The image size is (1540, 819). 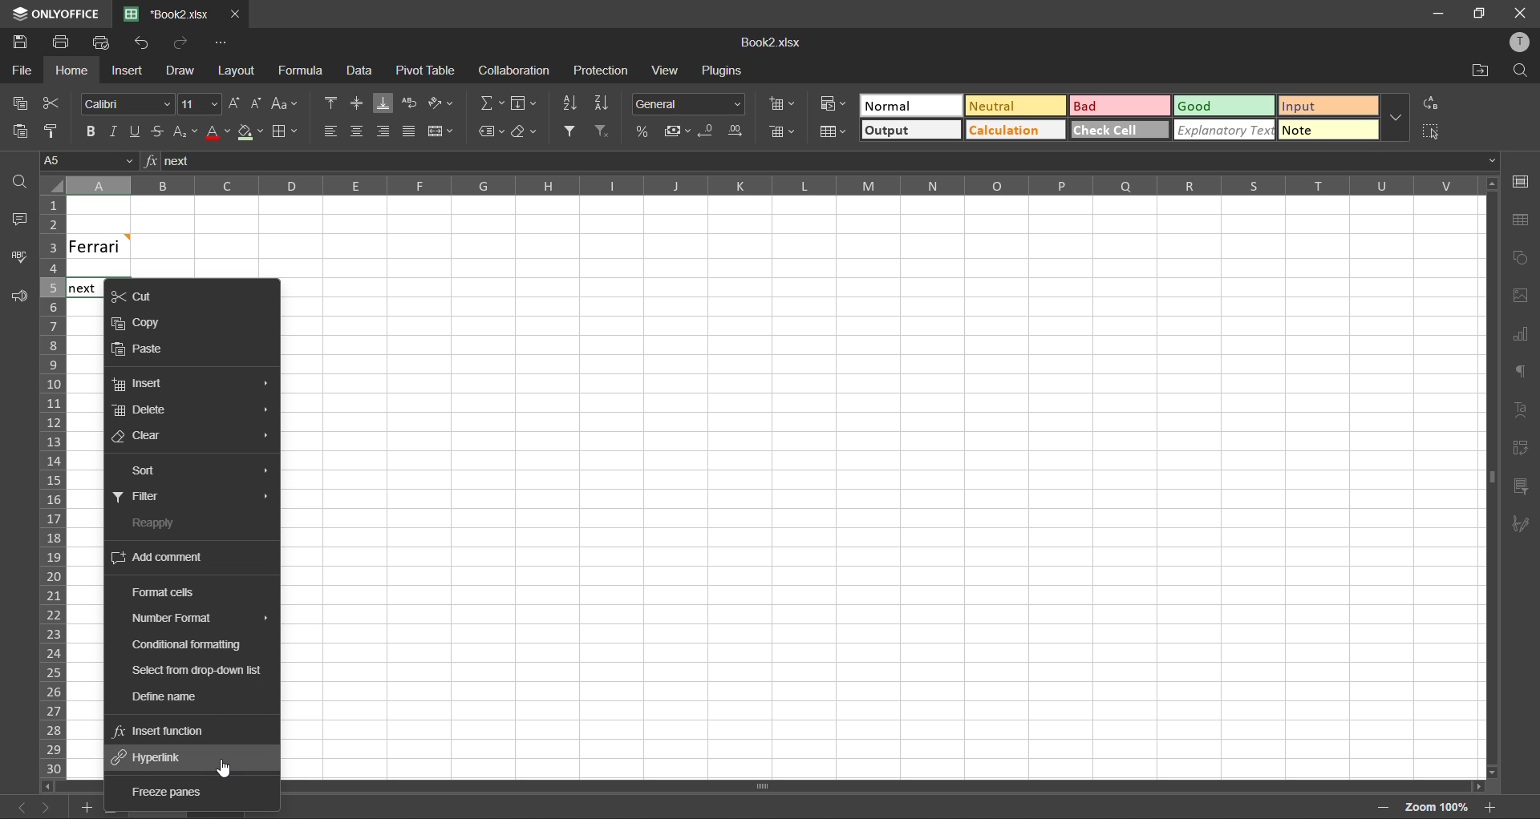 I want to click on select all, so click(x=1432, y=131).